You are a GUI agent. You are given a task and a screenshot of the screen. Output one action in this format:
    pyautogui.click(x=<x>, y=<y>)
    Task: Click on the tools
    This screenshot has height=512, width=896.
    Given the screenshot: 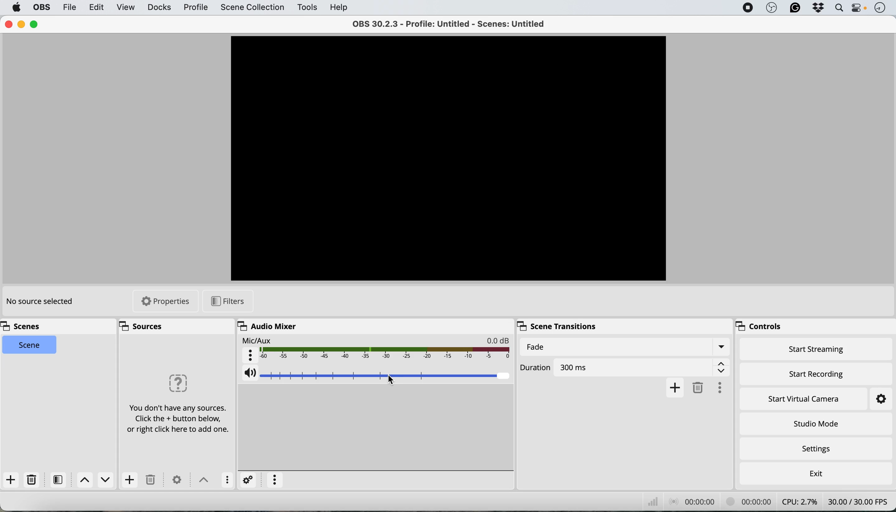 What is the action you would take?
    pyautogui.click(x=305, y=7)
    